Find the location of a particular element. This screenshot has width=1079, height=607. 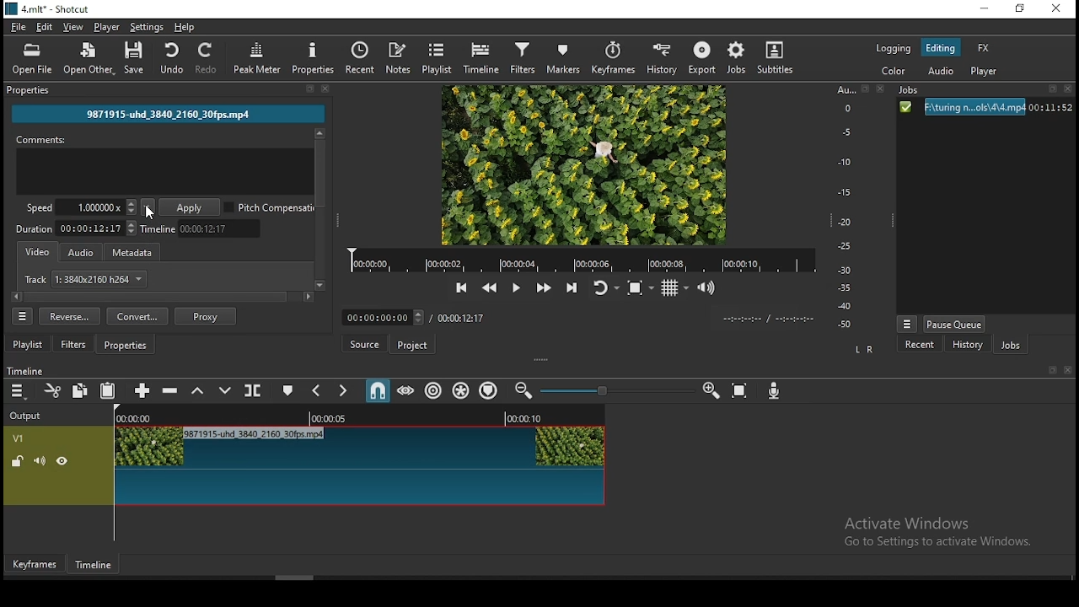

scroll bar is located at coordinates (163, 296).